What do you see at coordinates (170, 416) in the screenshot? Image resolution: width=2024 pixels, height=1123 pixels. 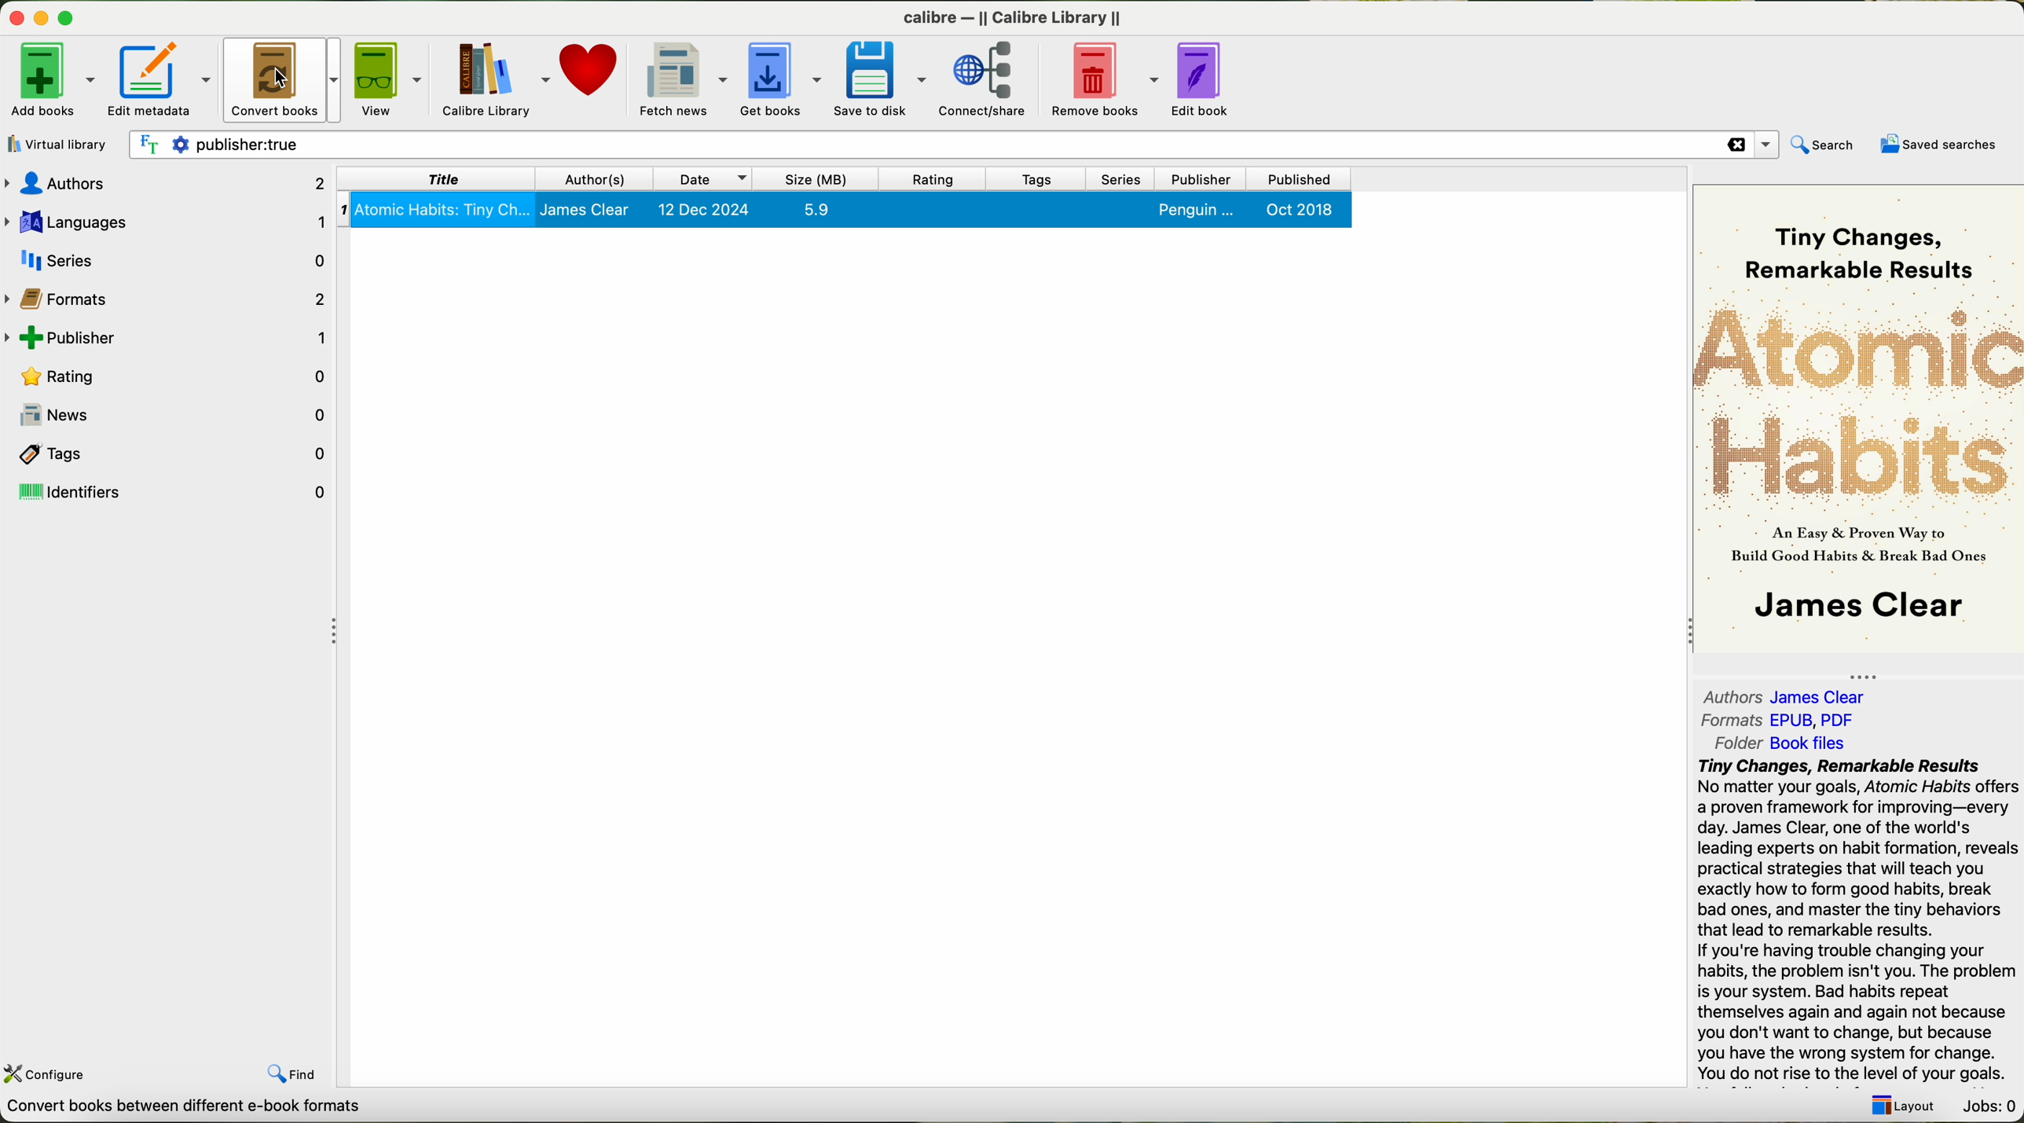 I see `news` at bounding box center [170, 416].